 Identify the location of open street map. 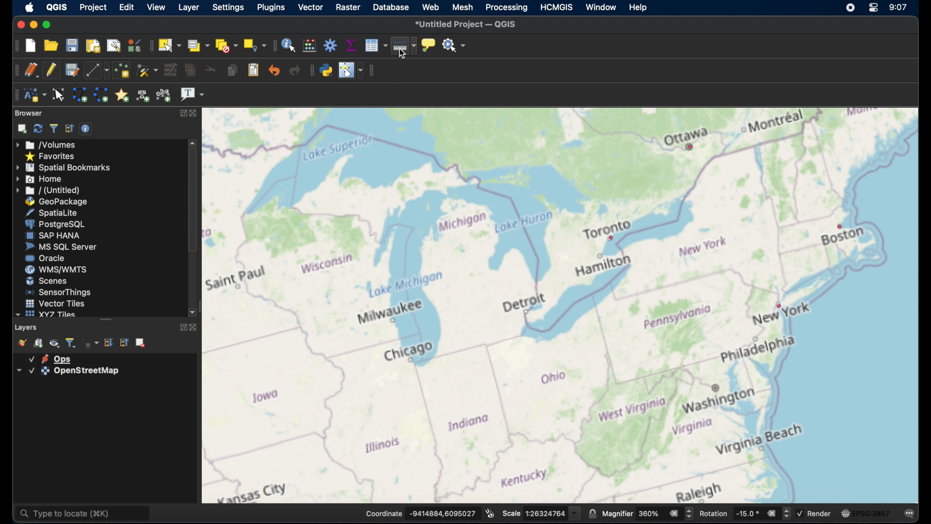
(799, 125).